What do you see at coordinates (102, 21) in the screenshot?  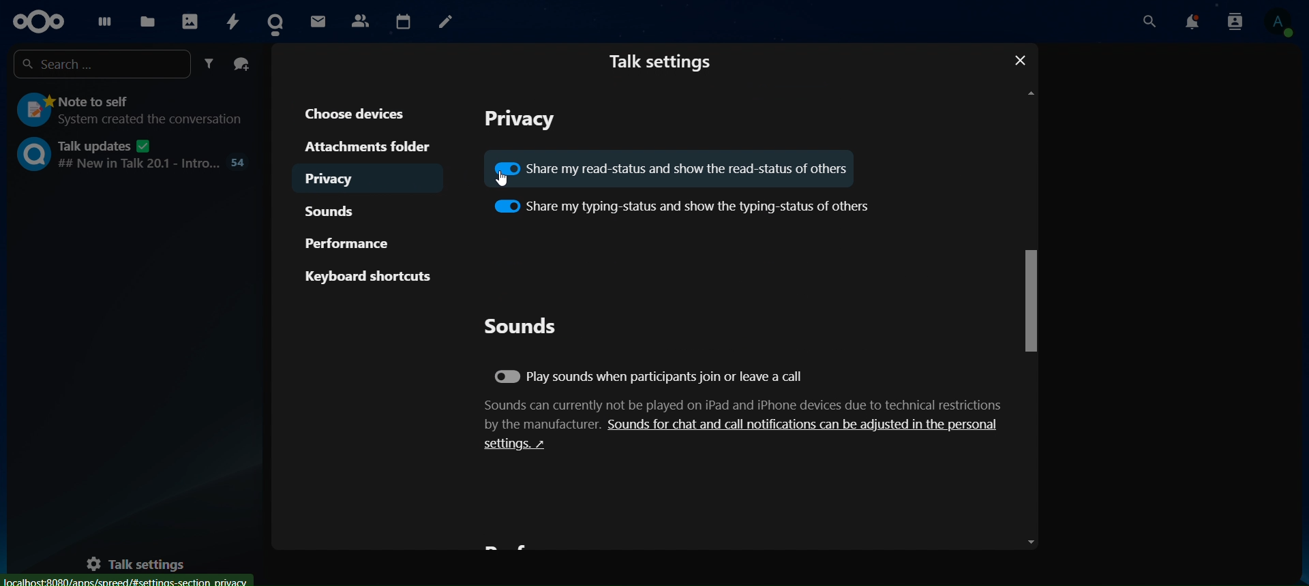 I see `dashboard` at bounding box center [102, 21].